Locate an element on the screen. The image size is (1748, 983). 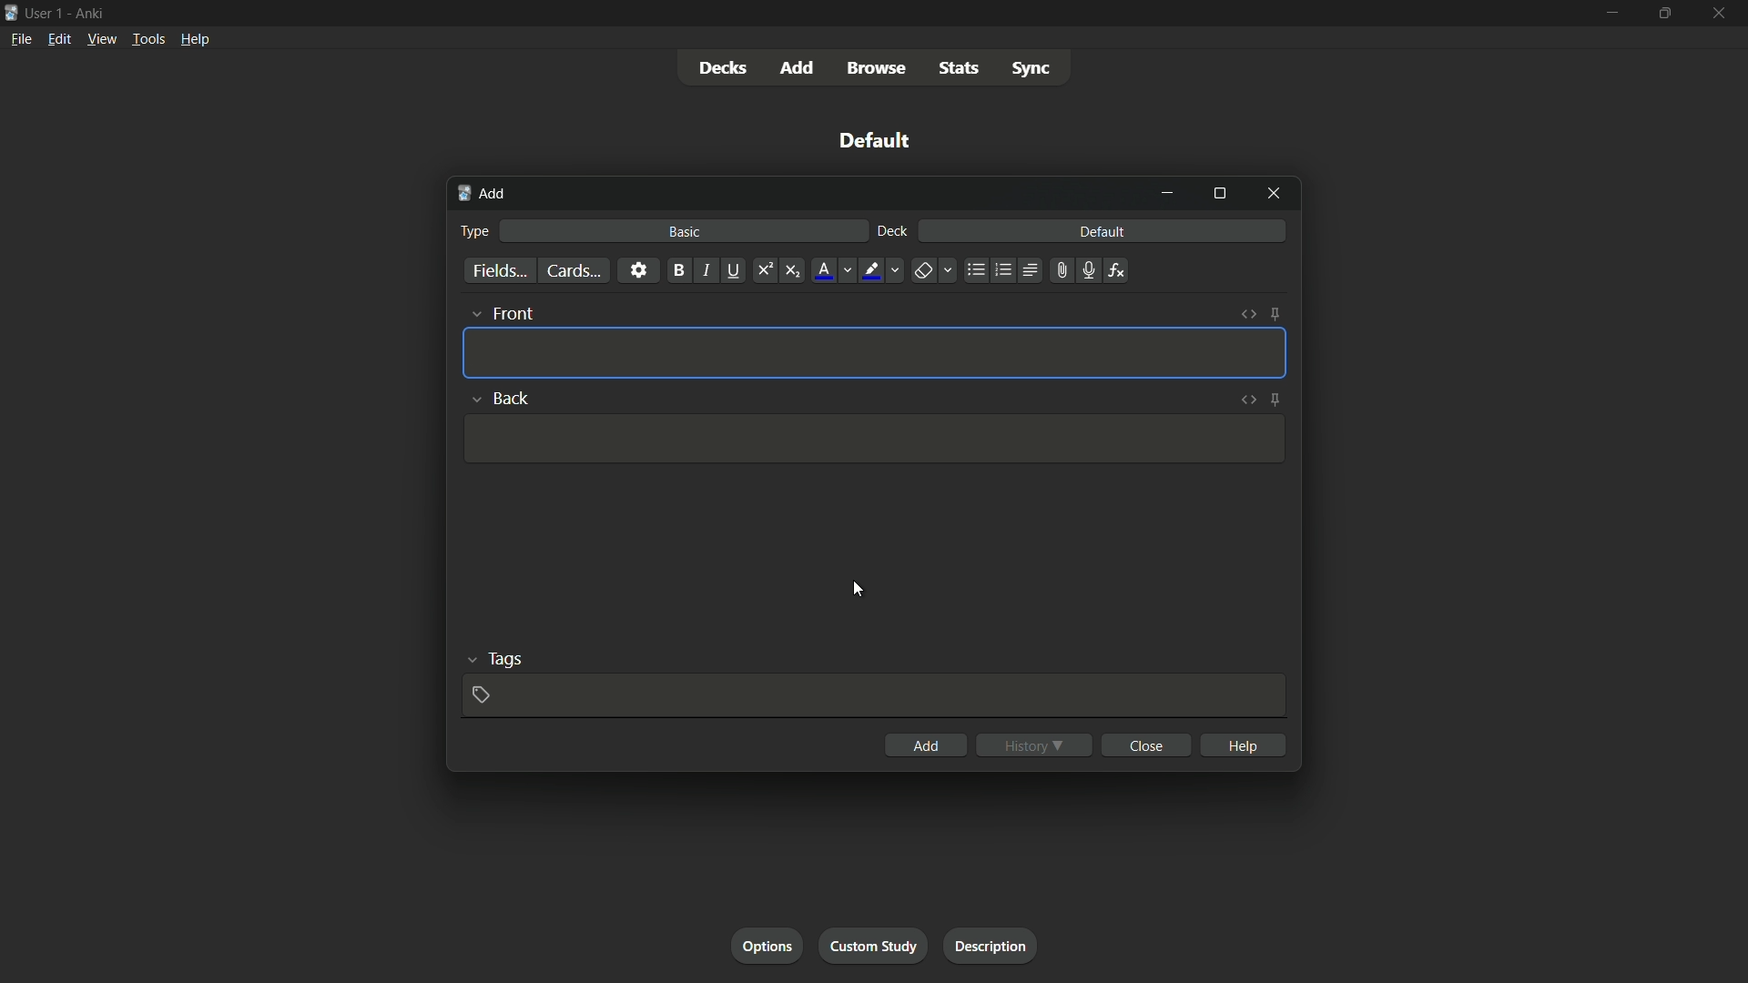
decks is located at coordinates (725, 66).